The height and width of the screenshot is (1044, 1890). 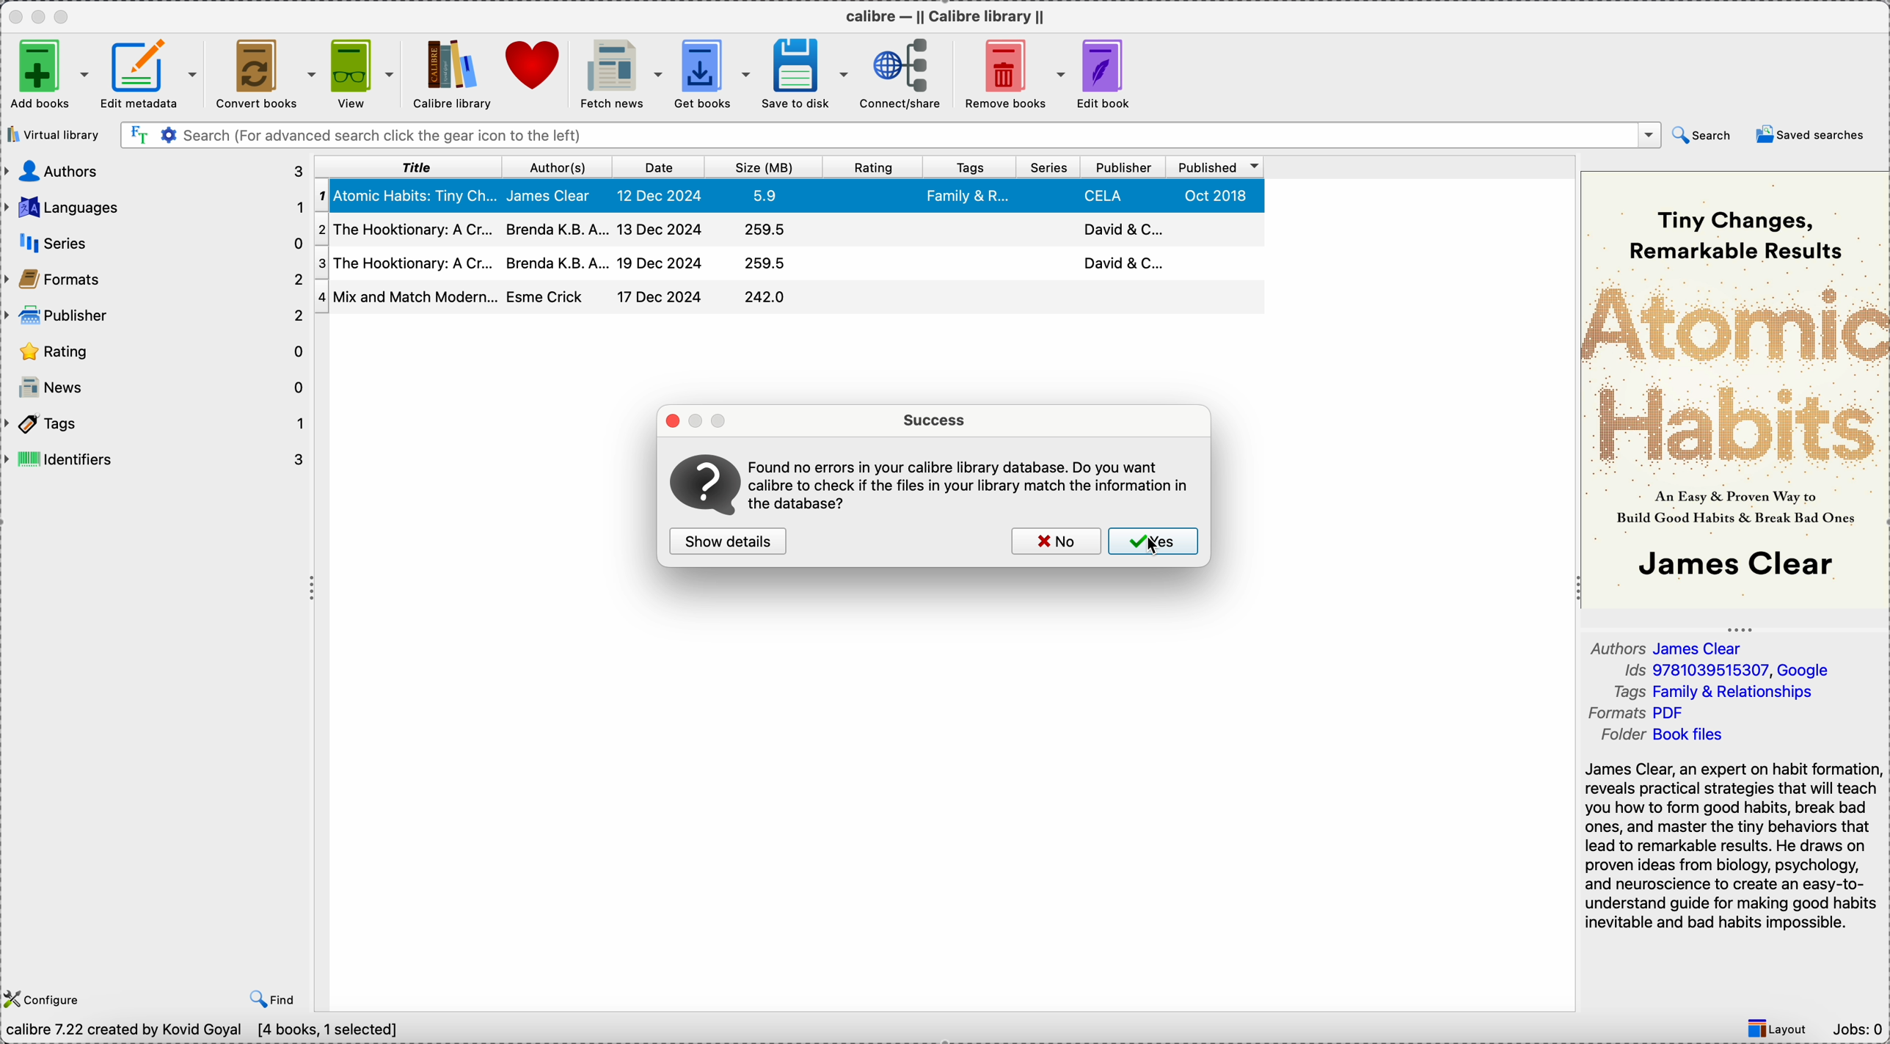 What do you see at coordinates (450, 74) in the screenshot?
I see `click on Calibre library` at bounding box center [450, 74].